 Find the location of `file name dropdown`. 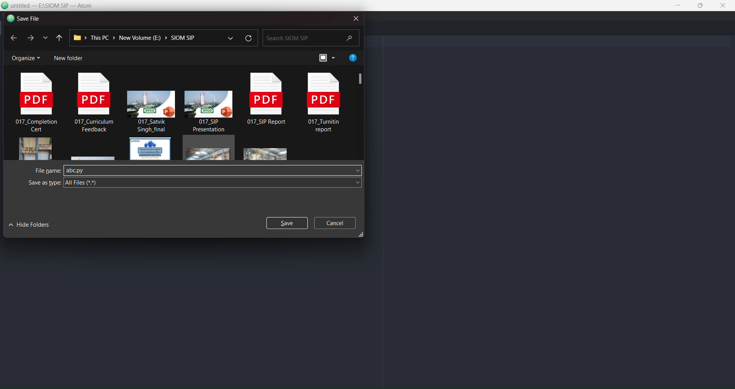

file name dropdown is located at coordinates (357, 171).